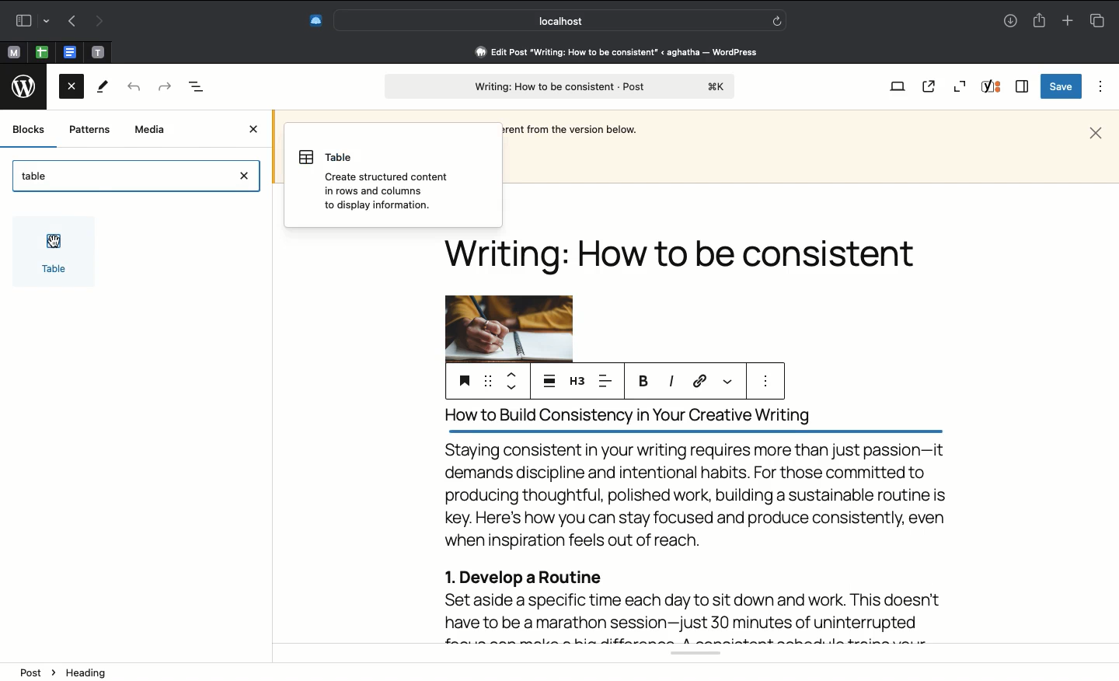 The image size is (1119, 681). Describe the element at coordinates (573, 130) in the screenshot. I see `text about backup` at that location.